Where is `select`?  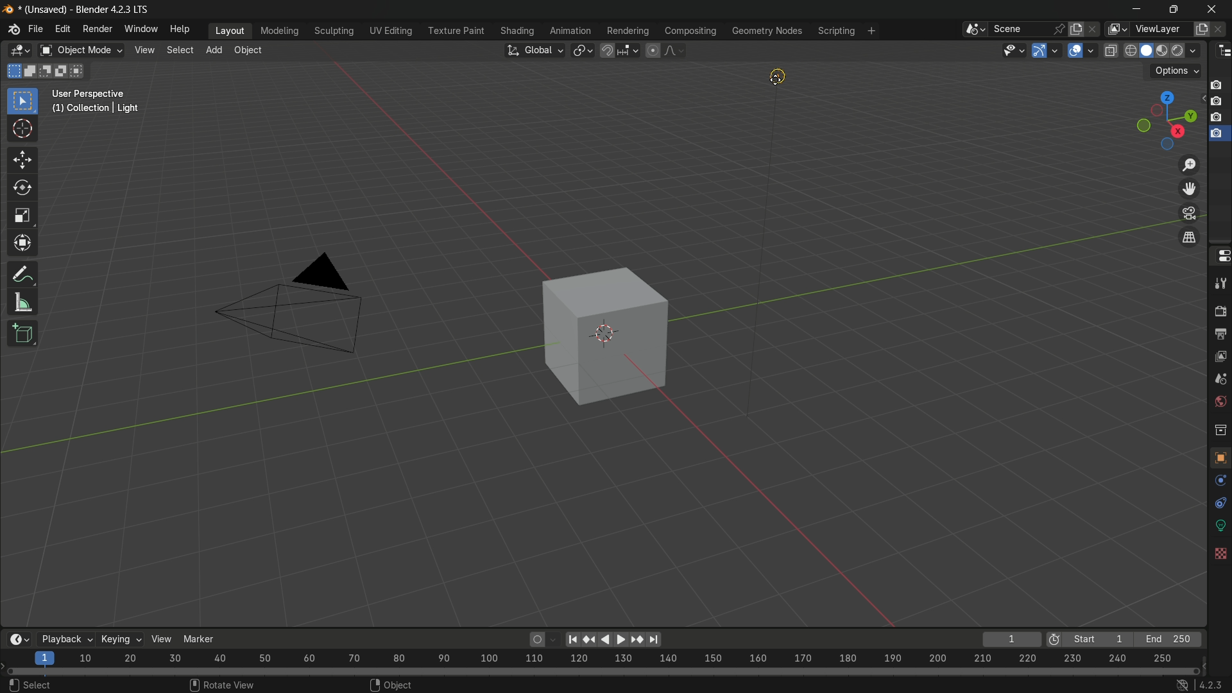 select is located at coordinates (178, 51).